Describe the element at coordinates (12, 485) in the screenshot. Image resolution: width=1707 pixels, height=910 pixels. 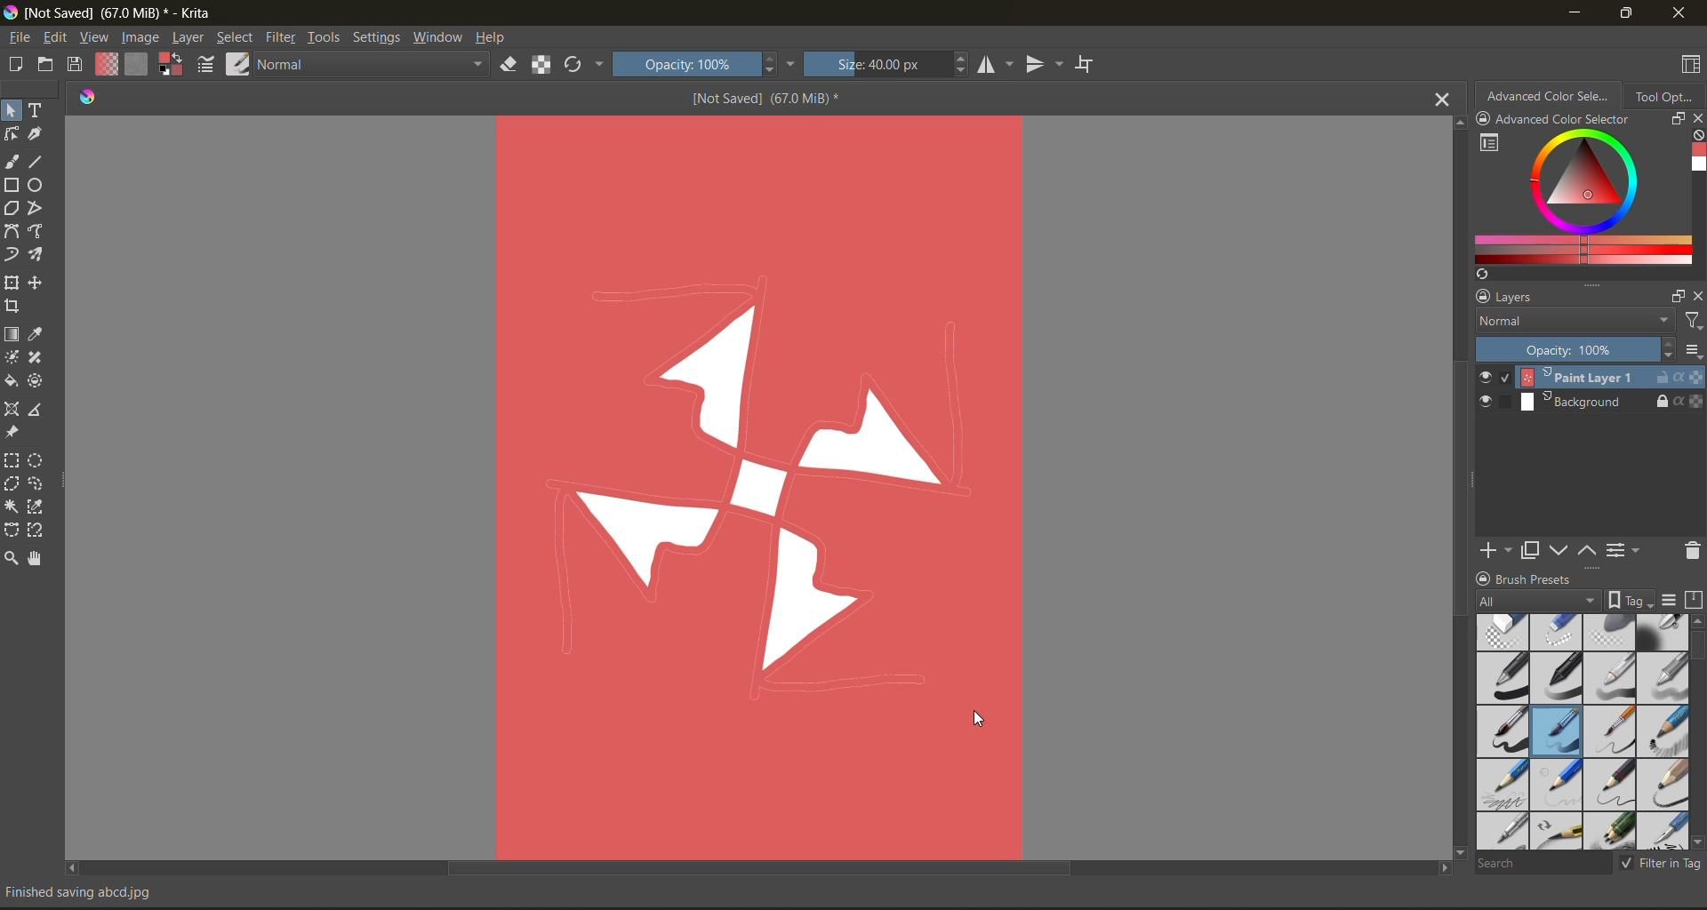
I see `tools` at that location.